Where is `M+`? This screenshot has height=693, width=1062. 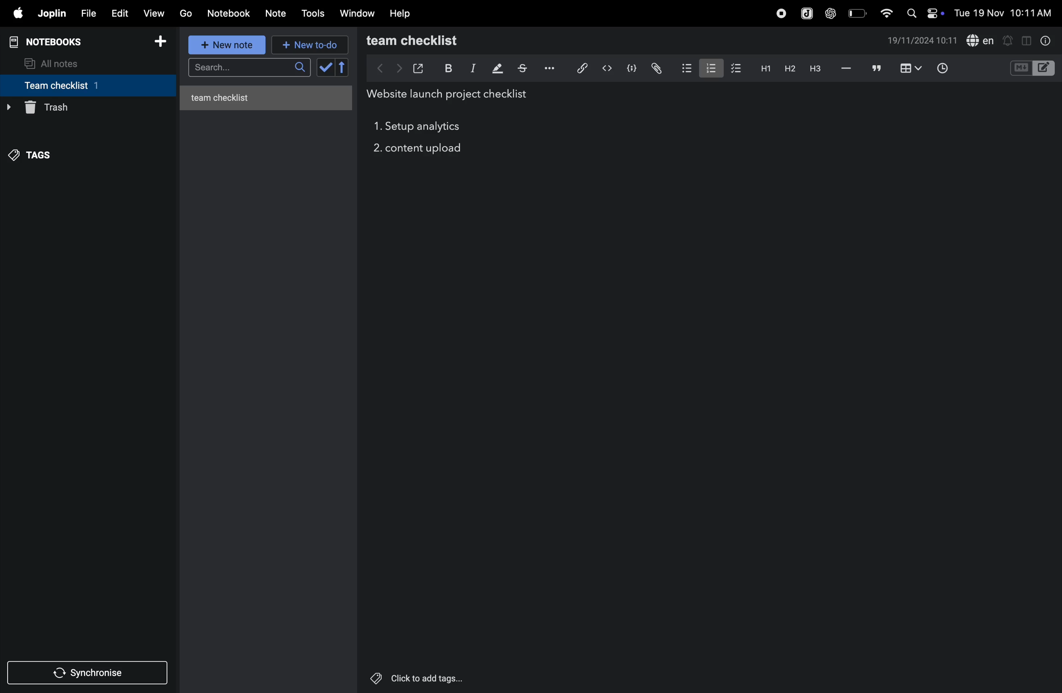
M+ is located at coordinates (1020, 68).